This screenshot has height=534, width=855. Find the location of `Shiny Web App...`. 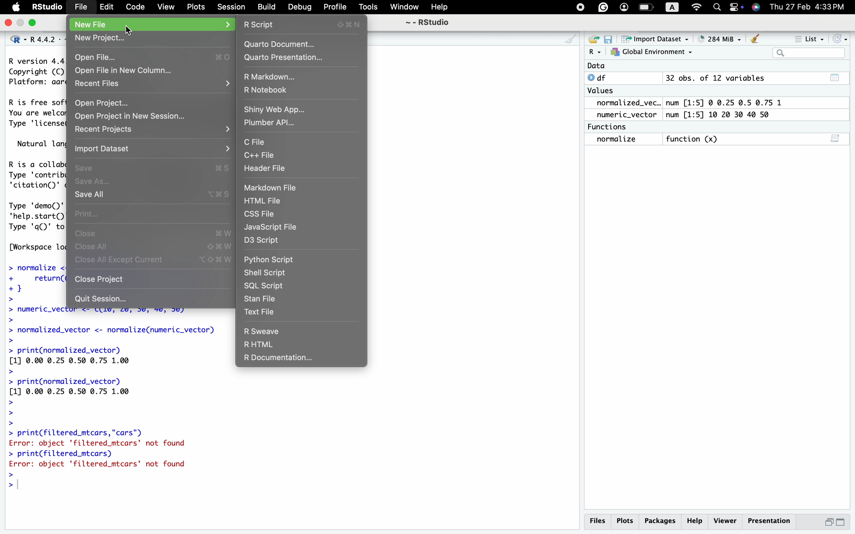

Shiny Web App... is located at coordinates (275, 108).